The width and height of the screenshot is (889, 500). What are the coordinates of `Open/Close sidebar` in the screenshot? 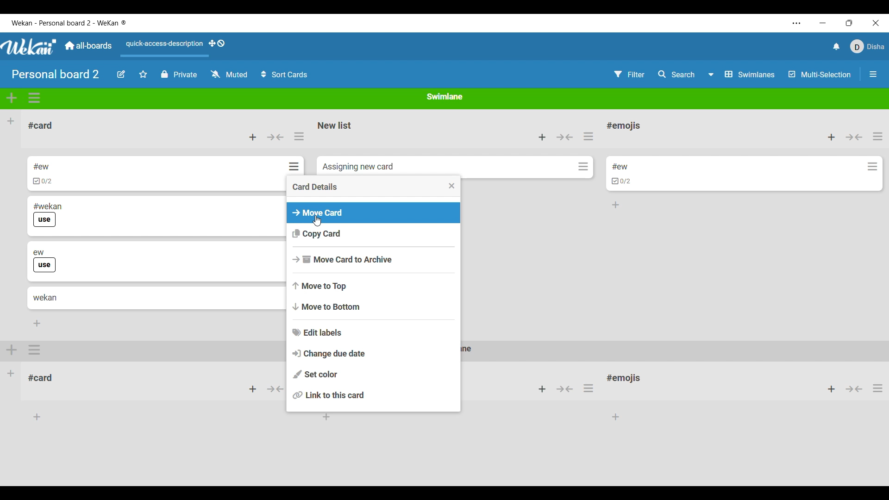 It's located at (873, 74).